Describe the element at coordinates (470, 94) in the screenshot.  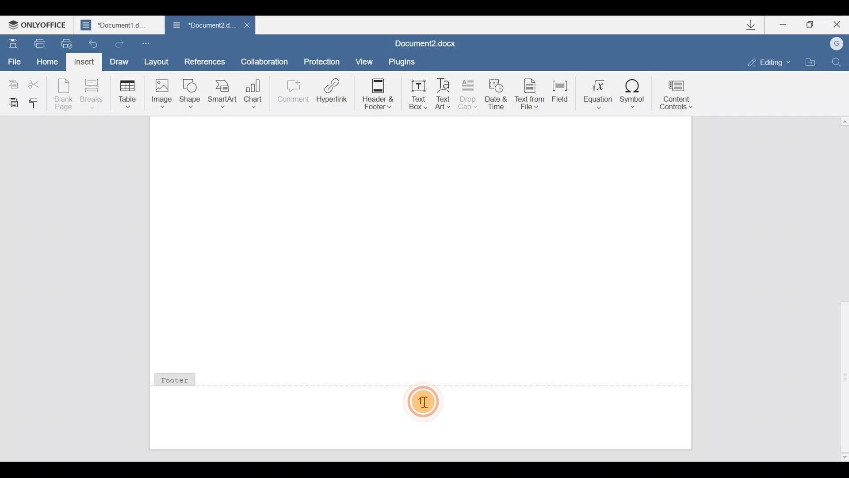
I see `Drop cap` at that location.